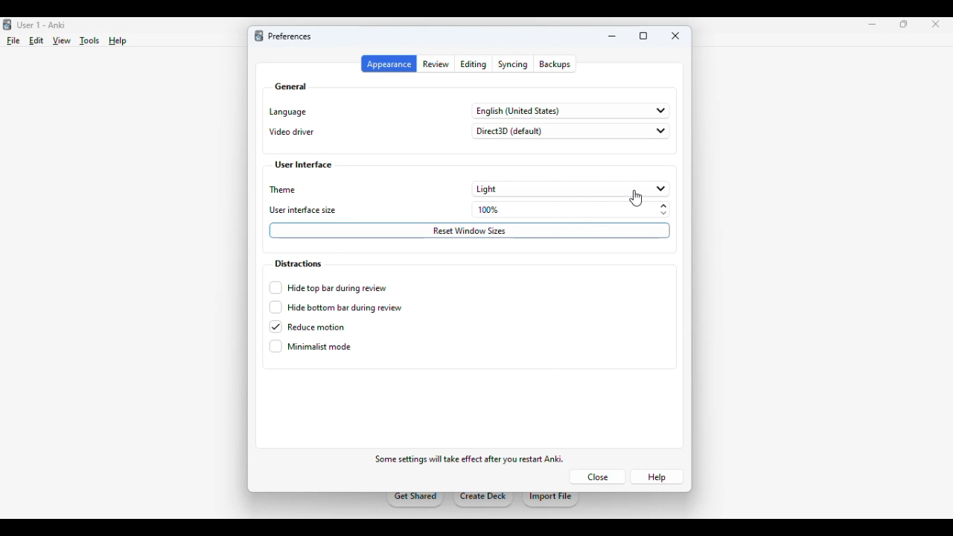  I want to click on file, so click(13, 41).